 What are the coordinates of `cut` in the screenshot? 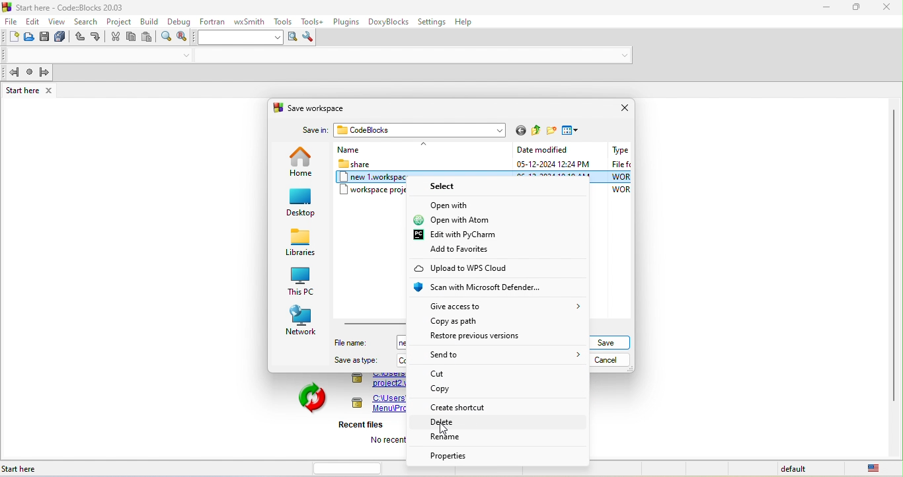 It's located at (448, 374).